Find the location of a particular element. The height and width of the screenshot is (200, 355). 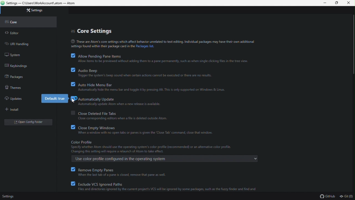

file name and file path is located at coordinates (42, 3).